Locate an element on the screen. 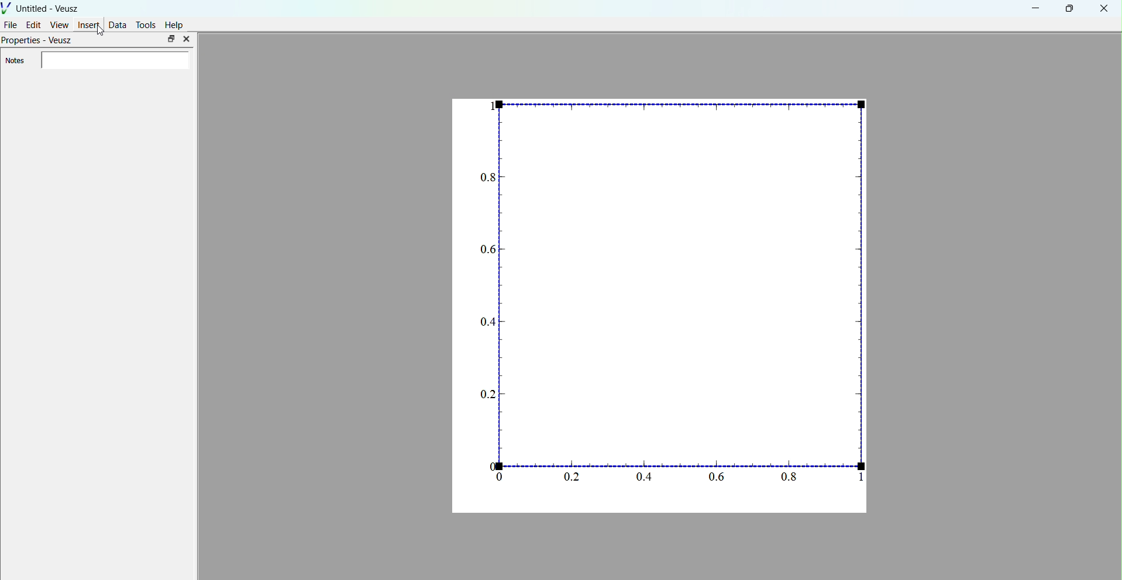 The image size is (1122, 580). Data is located at coordinates (118, 25).